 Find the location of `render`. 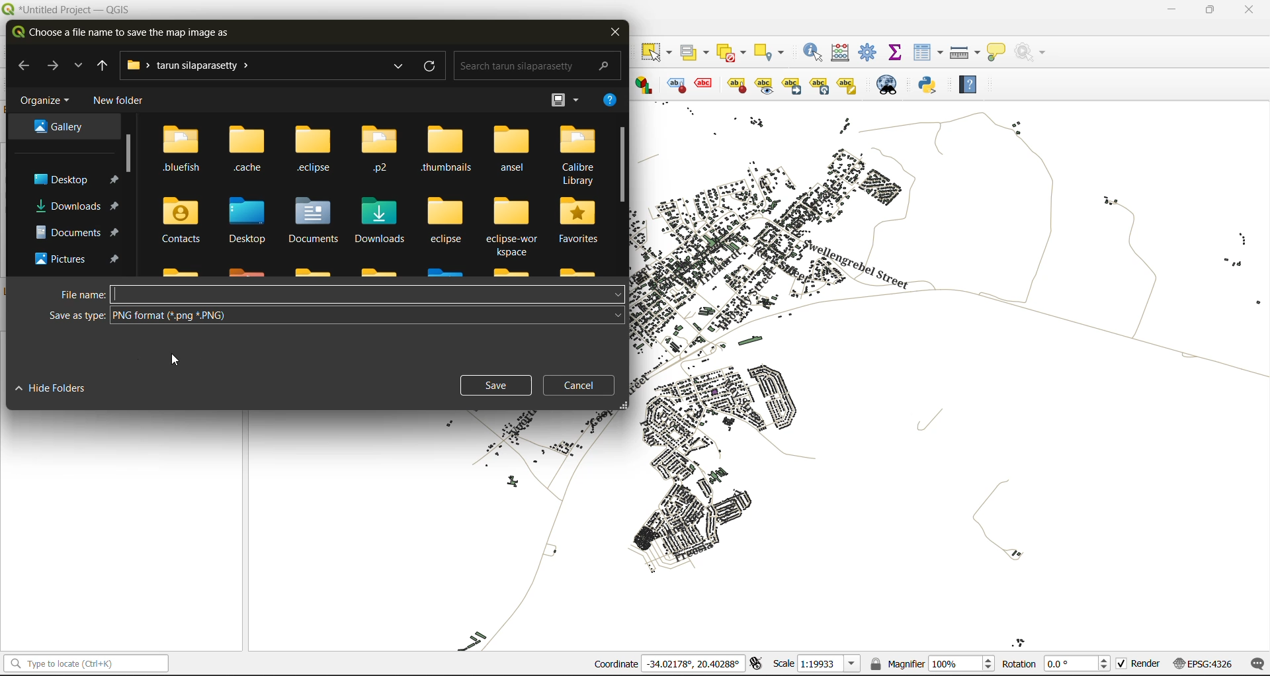

render is located at coordinates (1136, 666).